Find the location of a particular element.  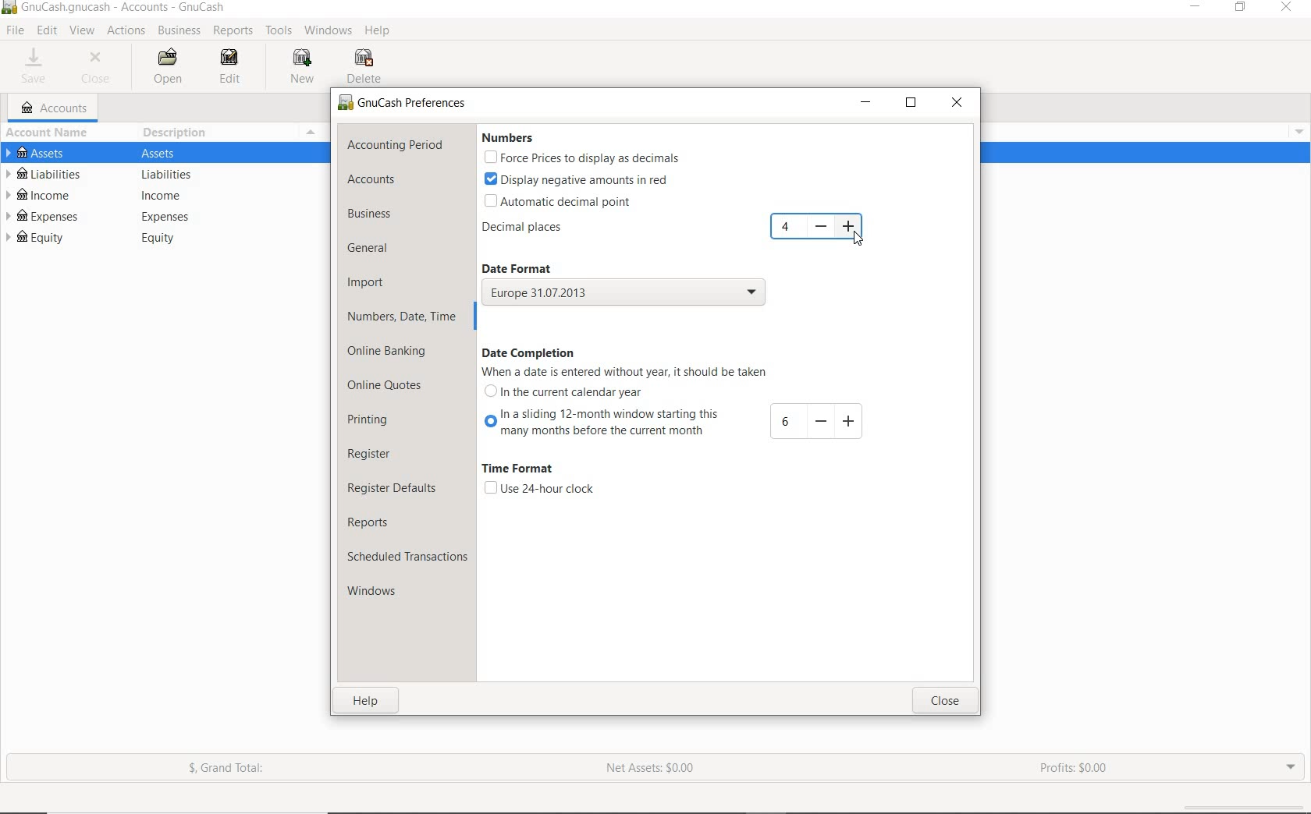

NEW is located at coordinates (300, 68).